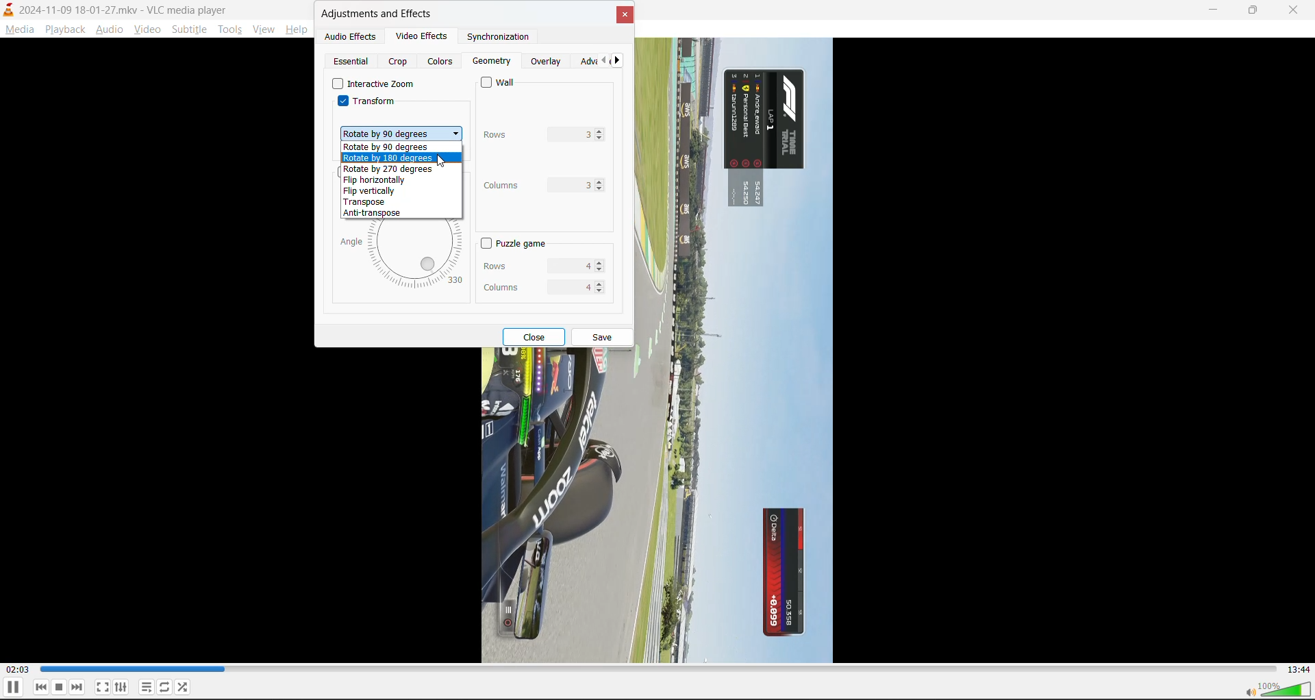 The width and height of the screenshot is (1315, 700). What do you see at coordinates (381, 180) in the screenshot?
I see `flip horizontally` at bounding box center [381, 180].